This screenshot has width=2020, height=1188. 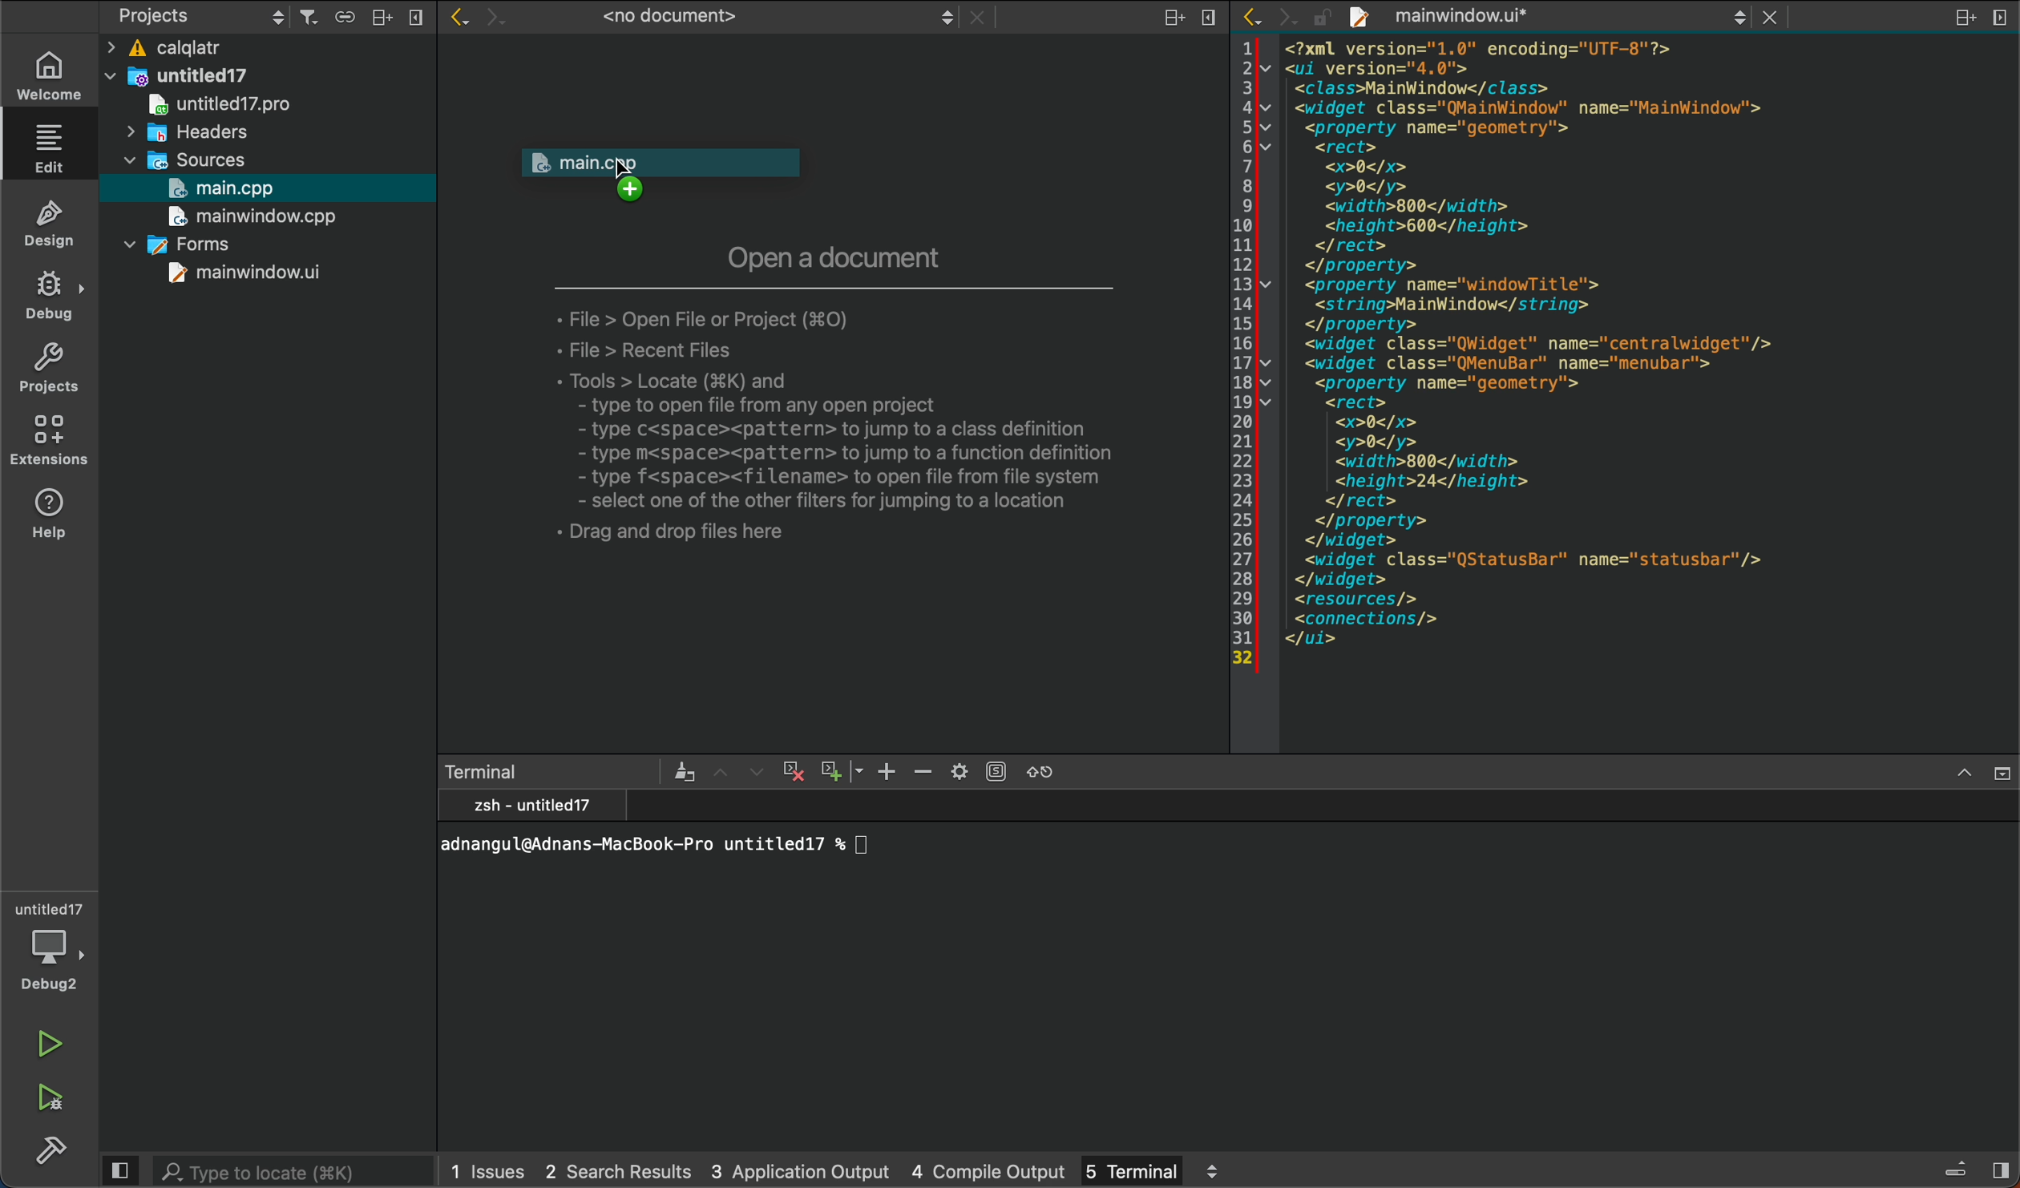 I want to click on debugger, so click(x=50, y=944).